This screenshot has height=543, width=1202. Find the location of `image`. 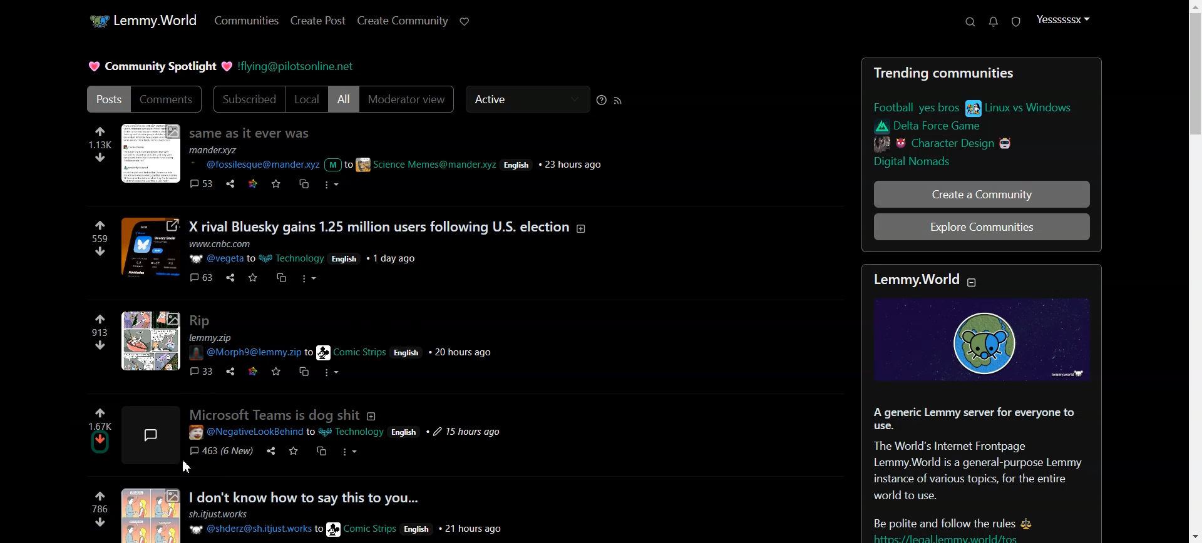

image is located at coordinates (152, 341).